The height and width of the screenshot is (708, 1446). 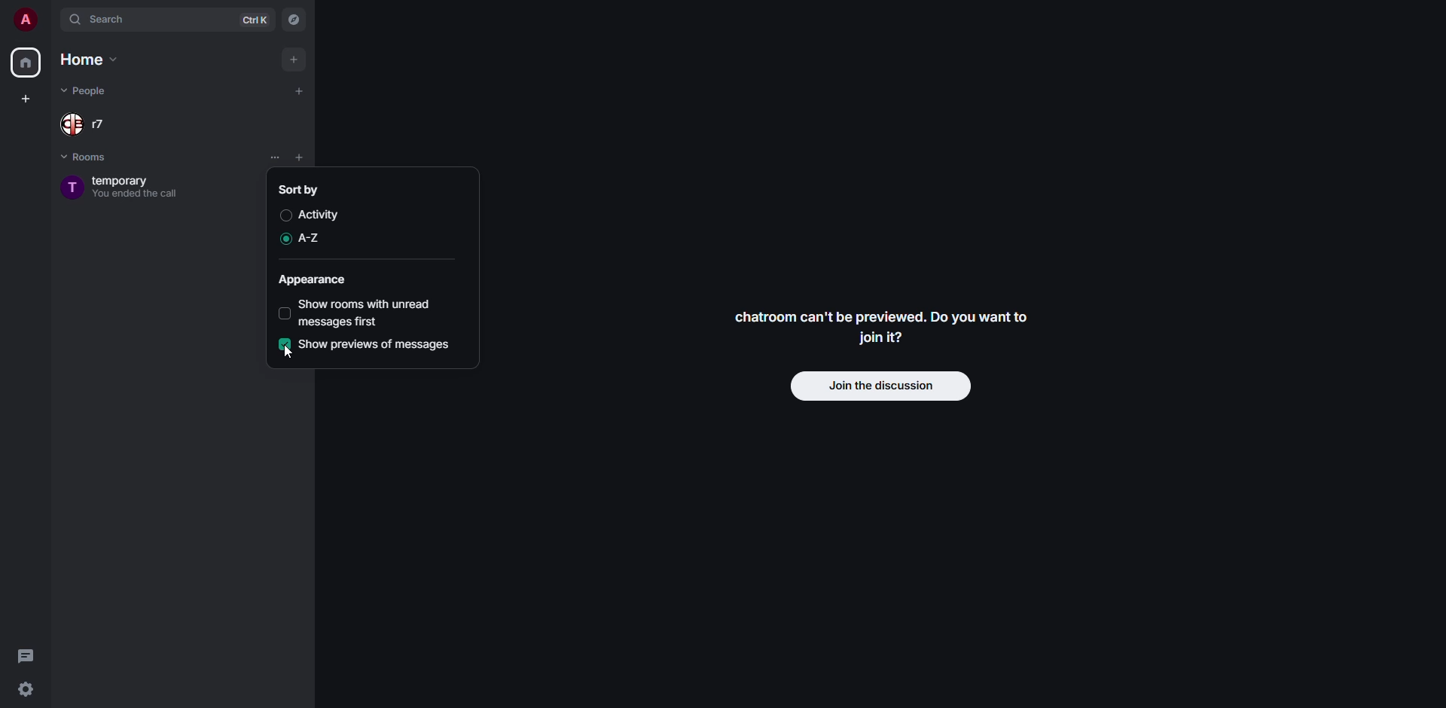 What do you see at coordinates (114, 188) in the screenshot?
I see `room` at bounding box center [114, 188].